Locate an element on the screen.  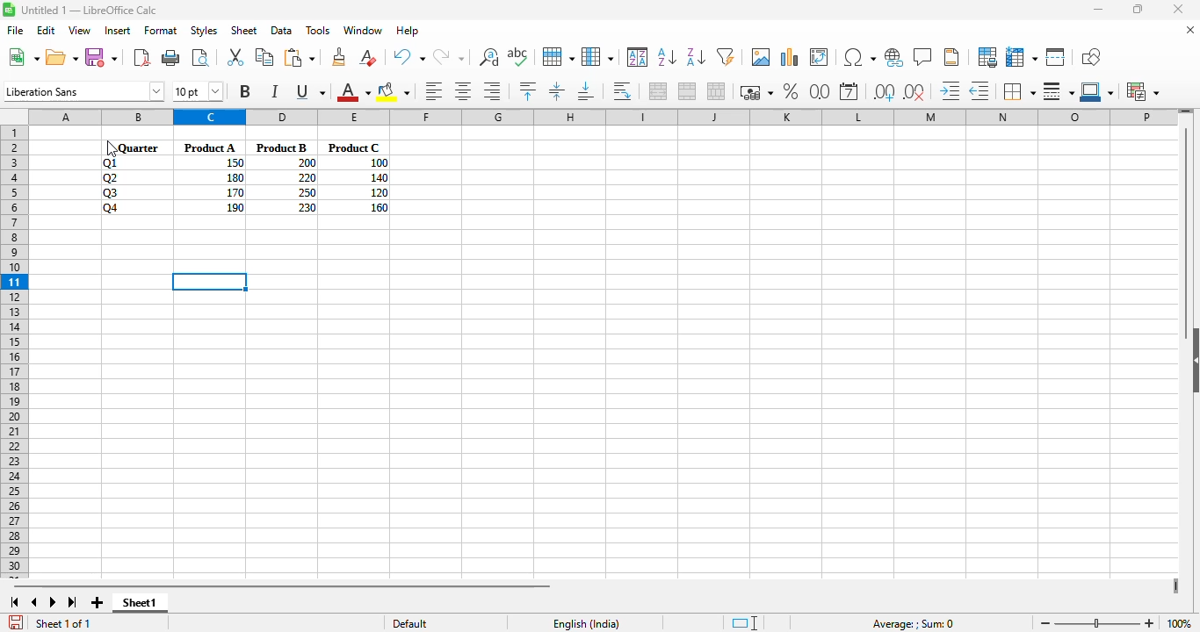
insert hyperlink is located at coordinates (894, 58).